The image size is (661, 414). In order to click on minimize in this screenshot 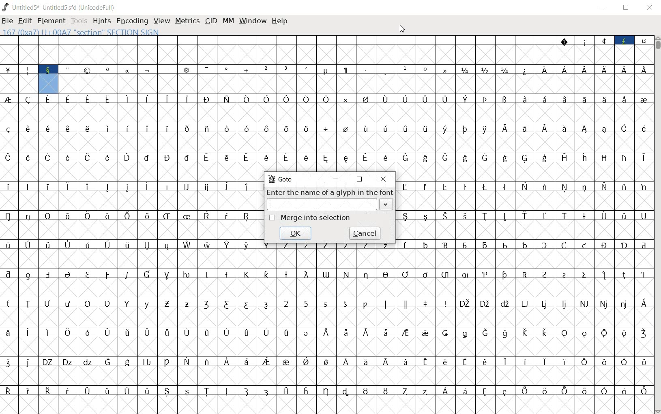, I will do `click(604, 7)`.